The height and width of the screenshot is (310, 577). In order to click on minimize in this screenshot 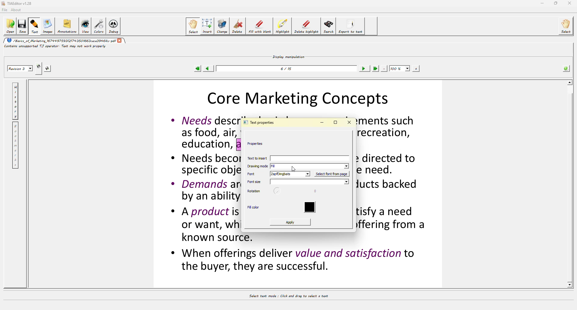, I will do `click(323, 122)`.